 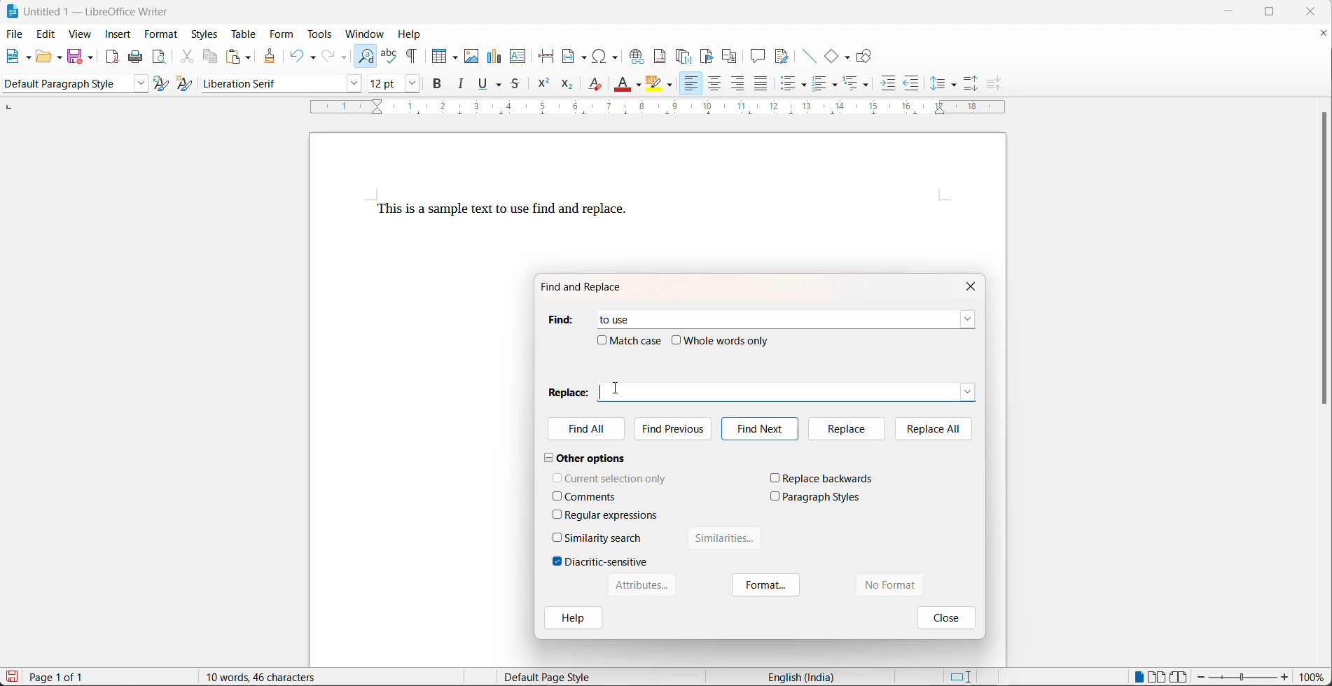 I want to click on checkbox, so click(x=557, y=514).